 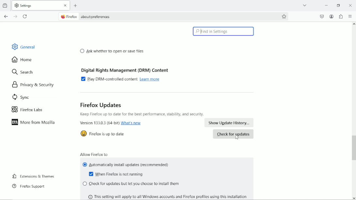 What do you see at coordinates (117, 175) in the screenshot?
I see `When Firefox is not running` at bounding box center [117, 175].